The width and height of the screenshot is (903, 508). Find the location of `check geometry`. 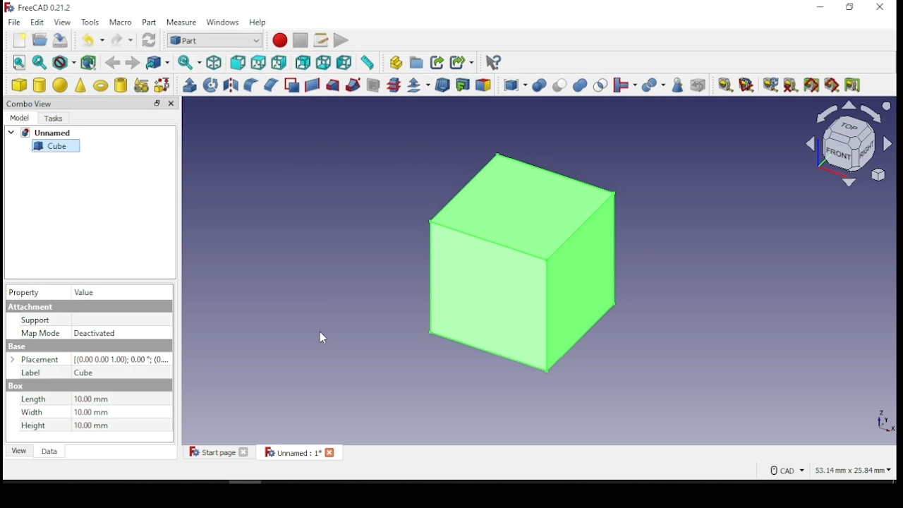

check geometry is located at coordinates (679, 85).